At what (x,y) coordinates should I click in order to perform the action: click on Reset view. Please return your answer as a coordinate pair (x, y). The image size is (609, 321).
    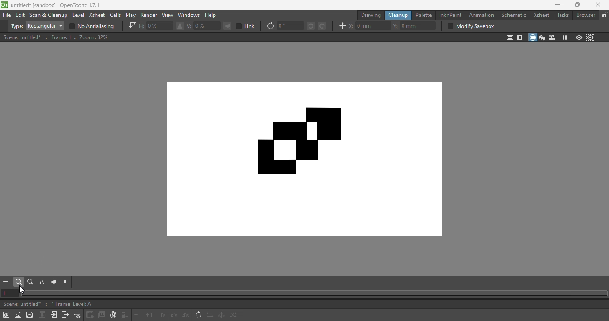
    Looking at the image, I should click on (66, 283).